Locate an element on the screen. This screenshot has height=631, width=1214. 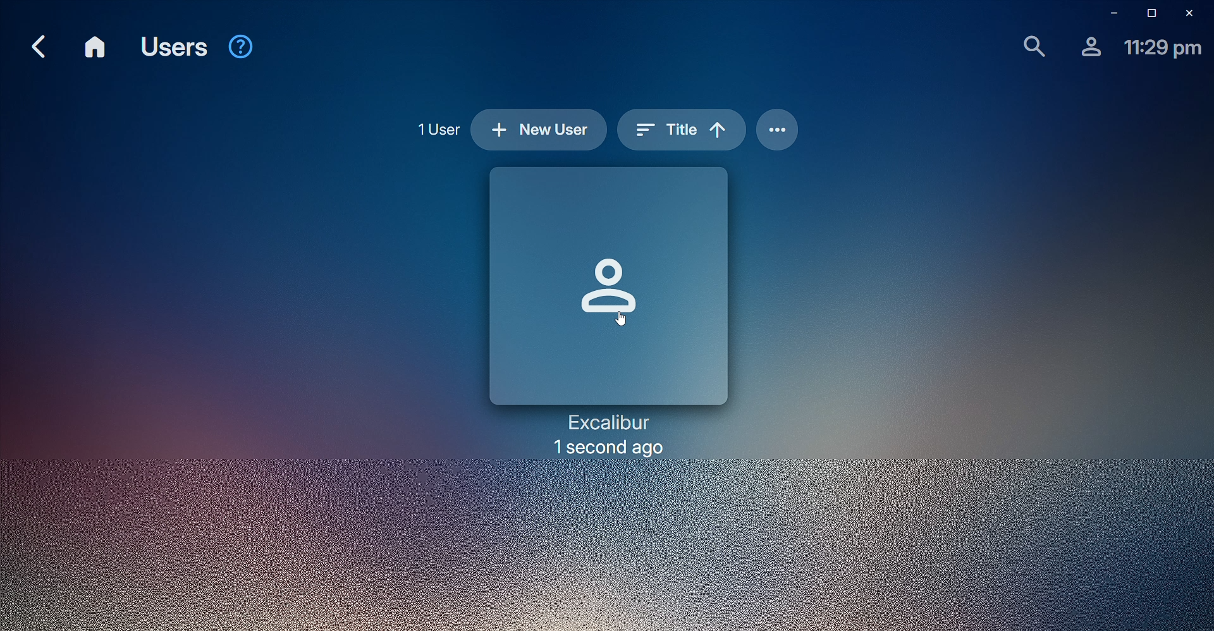
Time is located at coordinates (1163, 49).